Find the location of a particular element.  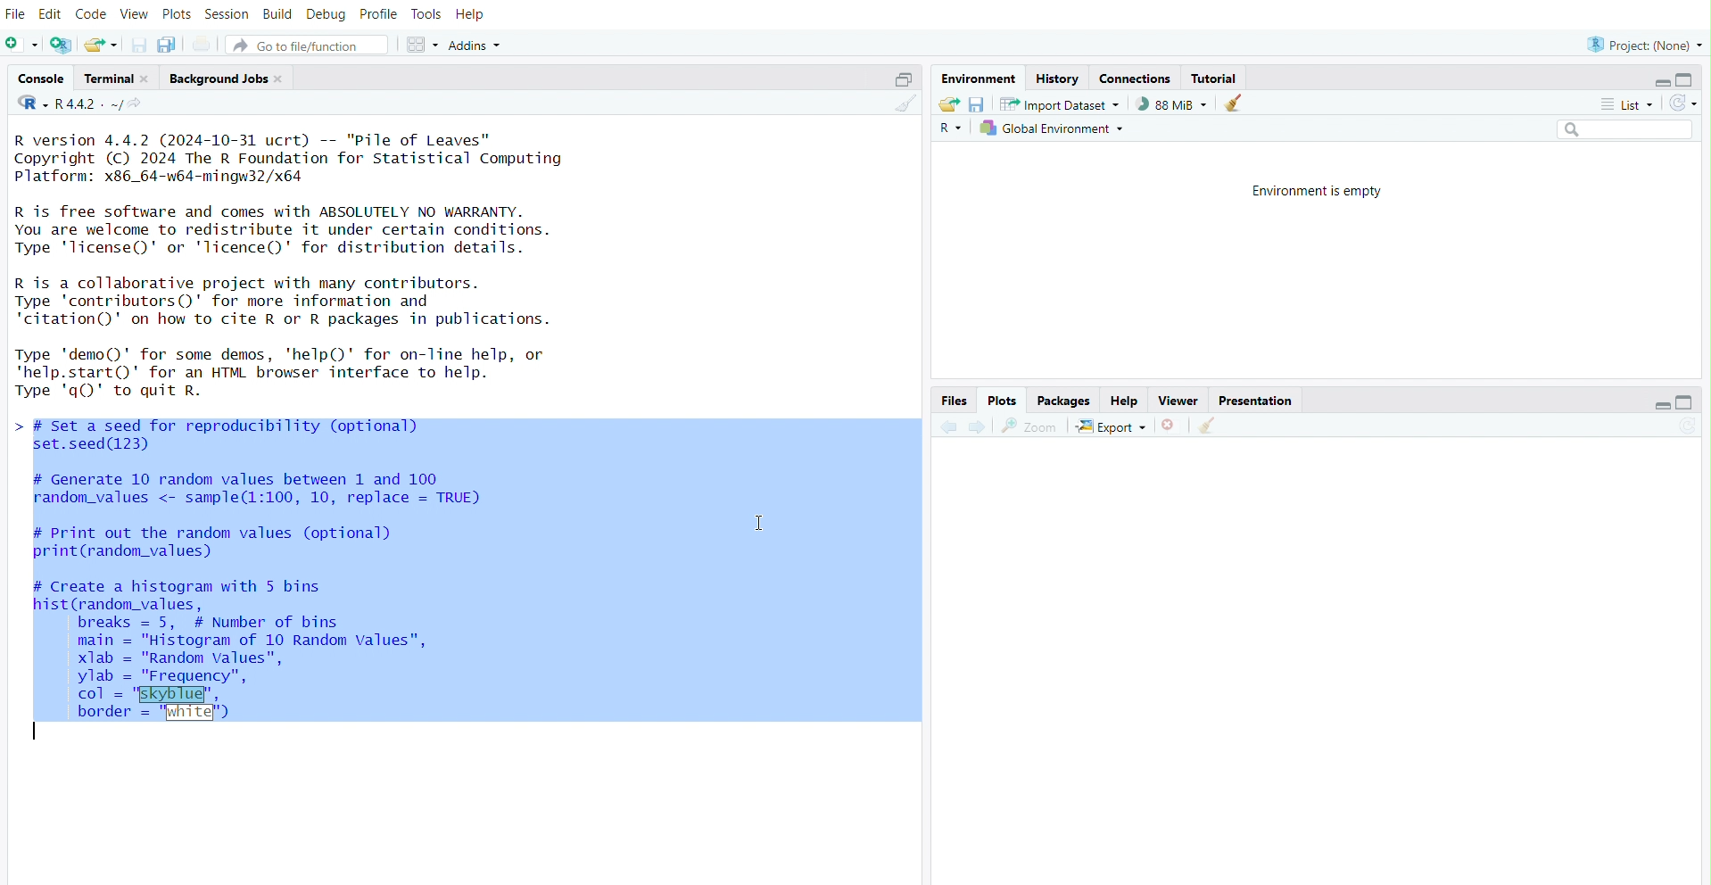

help is located at coordinates (473, 12).